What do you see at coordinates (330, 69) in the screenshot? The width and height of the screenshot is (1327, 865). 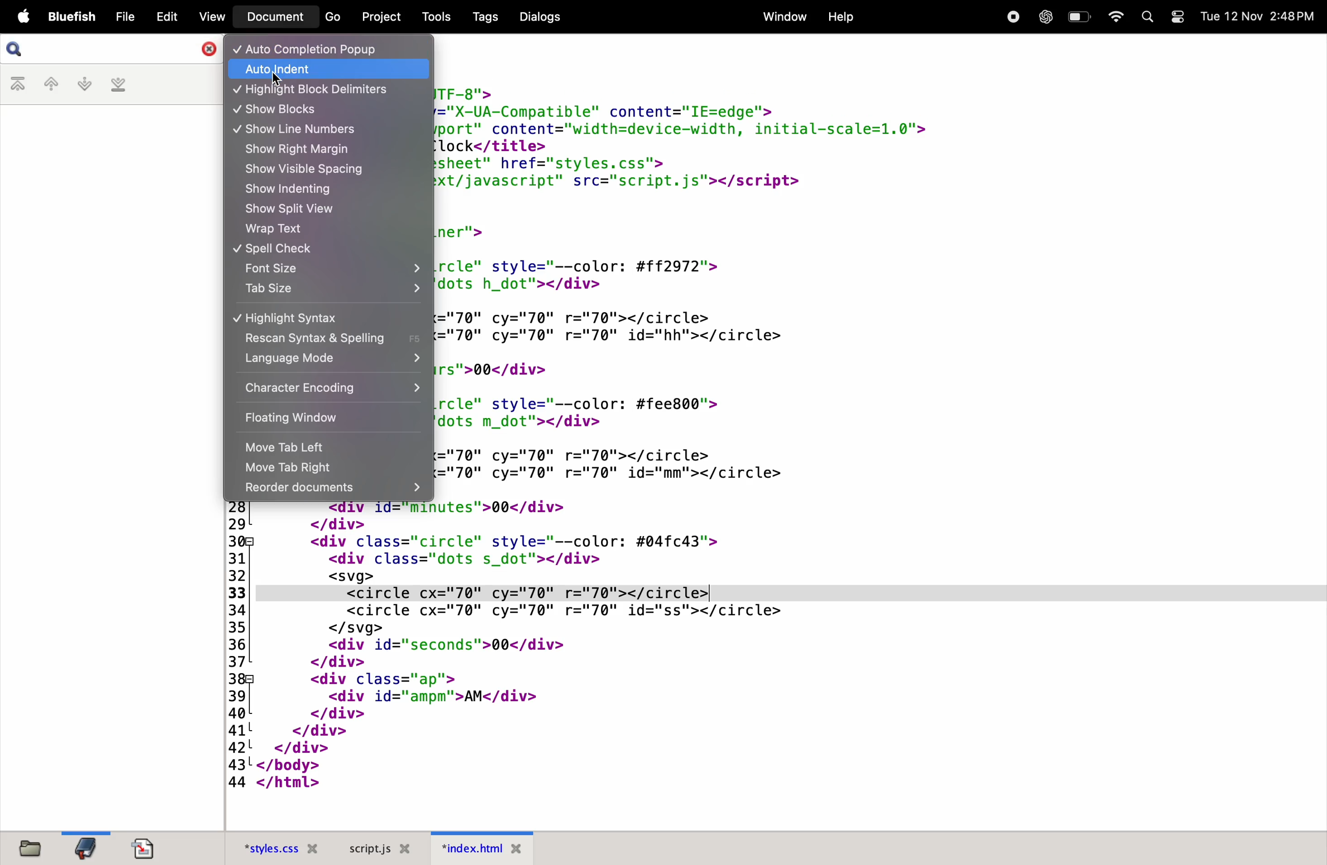 I see `auto indent` at bounding box center [330, 69].